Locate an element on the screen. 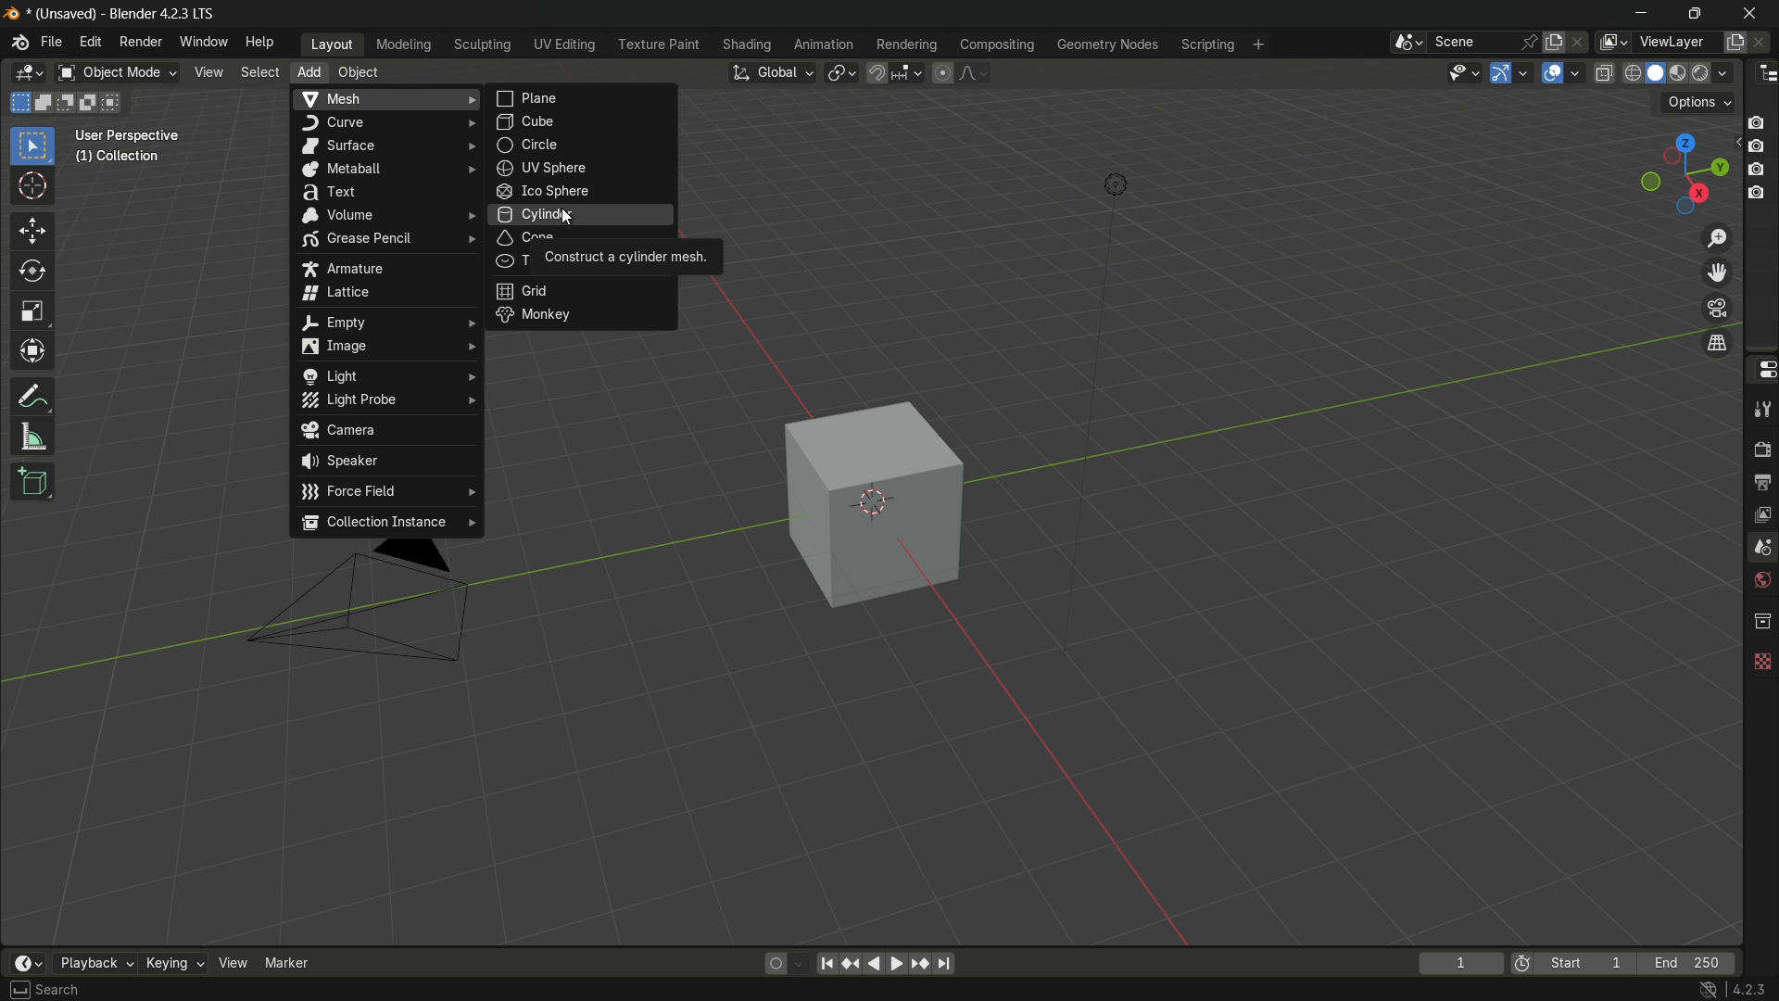 The image size is (1779, 1001). add menu is located at coordinates (307, 73).